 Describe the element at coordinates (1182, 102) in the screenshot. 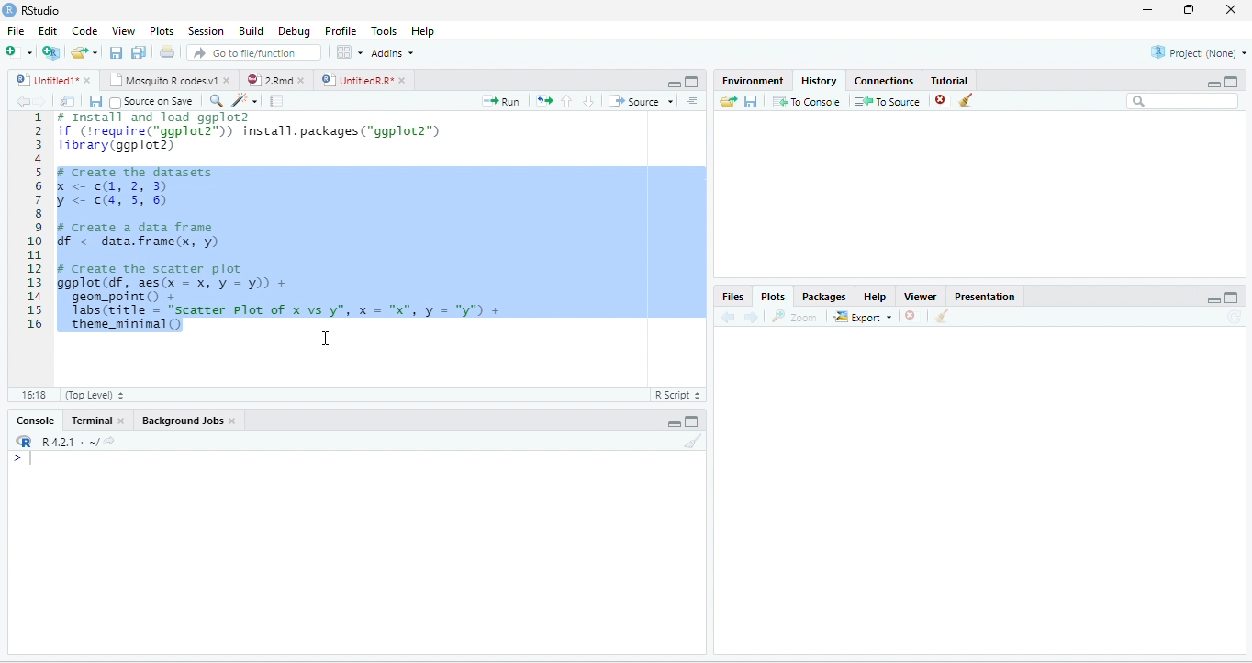

I see `Search bar` at that location.